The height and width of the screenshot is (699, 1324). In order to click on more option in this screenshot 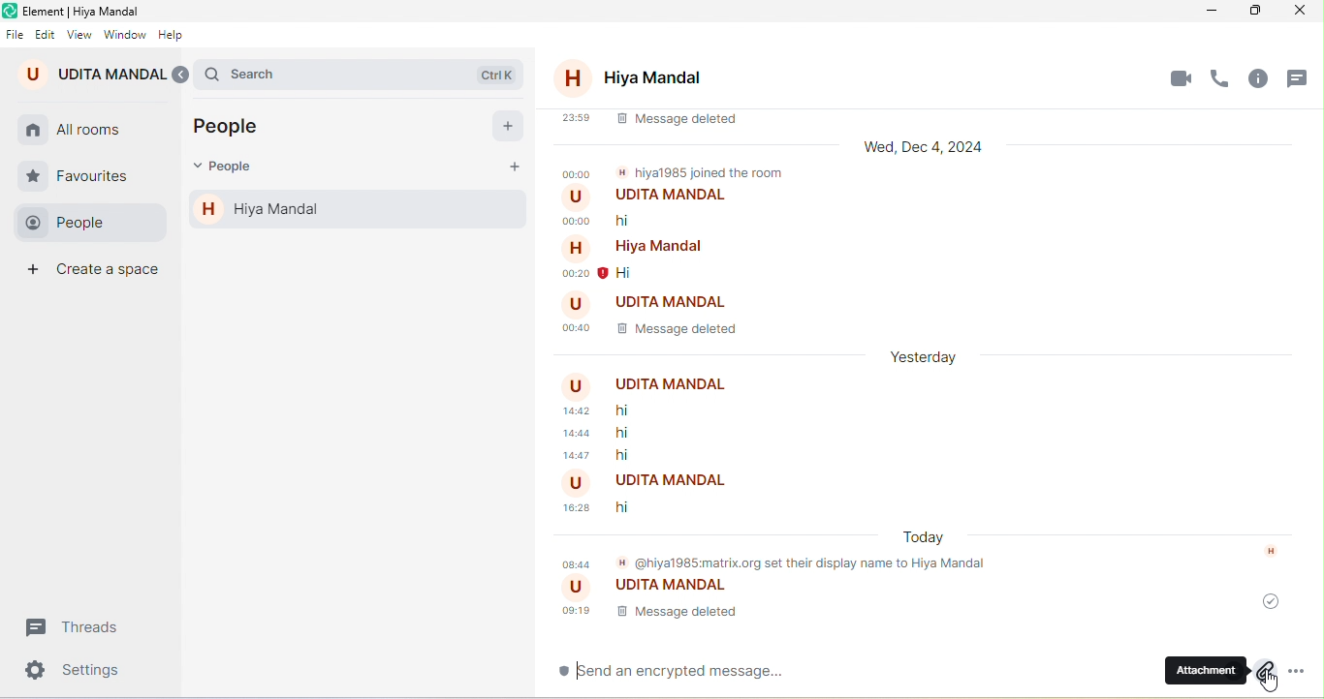, I will do `click(1306, 671)`.